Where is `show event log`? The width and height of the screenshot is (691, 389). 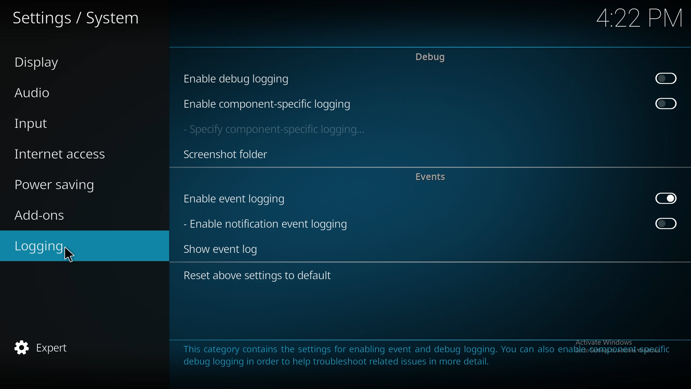
show event log is located at coordinates (227, 249).